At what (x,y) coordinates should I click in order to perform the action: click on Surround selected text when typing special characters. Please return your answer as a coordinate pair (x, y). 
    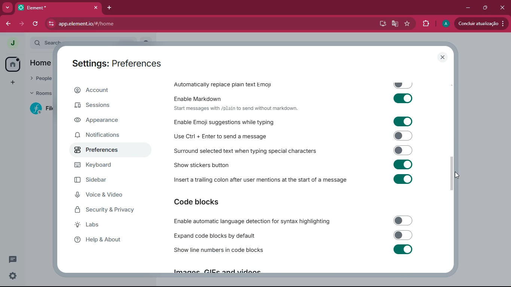
    Looking at the image, I should click on (294, 150).